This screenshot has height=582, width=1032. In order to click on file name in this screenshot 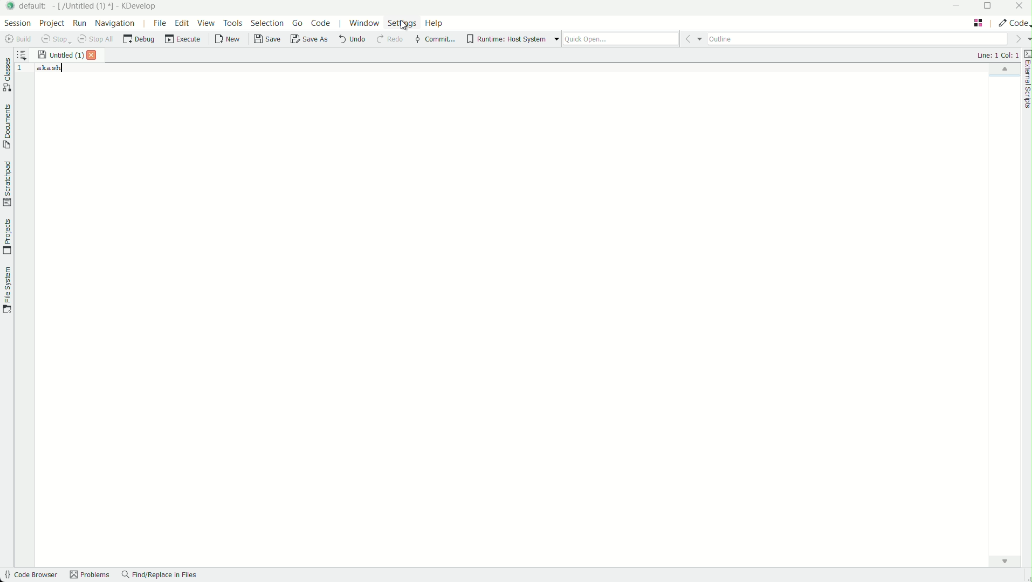, I will do `click(85, 6)`.